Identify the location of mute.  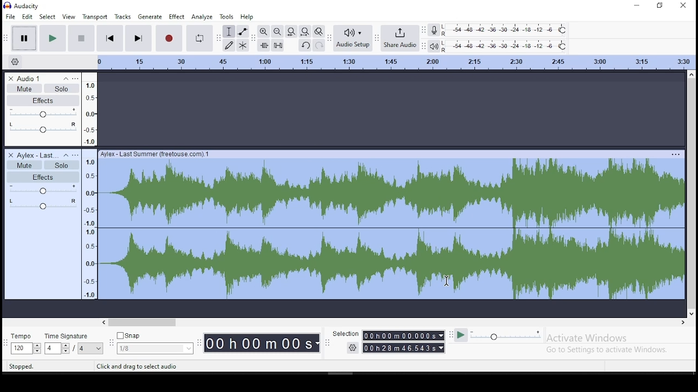
(24, 88).